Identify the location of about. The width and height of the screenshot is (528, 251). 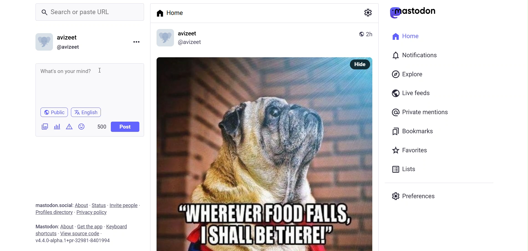
(67, 226).